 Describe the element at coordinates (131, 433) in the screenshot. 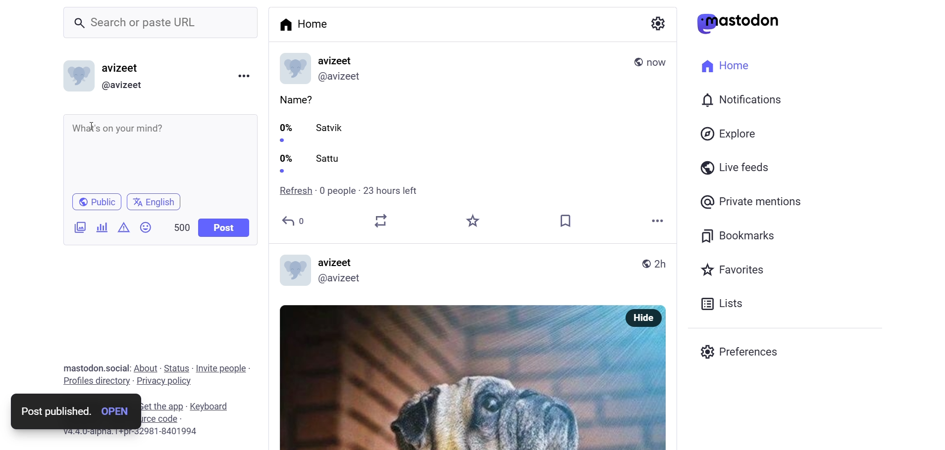

I see `version` at that location.